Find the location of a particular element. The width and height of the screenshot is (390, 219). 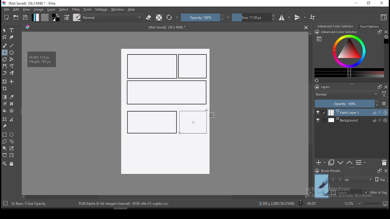

preserve alpha is located at coordinates (159, 18).